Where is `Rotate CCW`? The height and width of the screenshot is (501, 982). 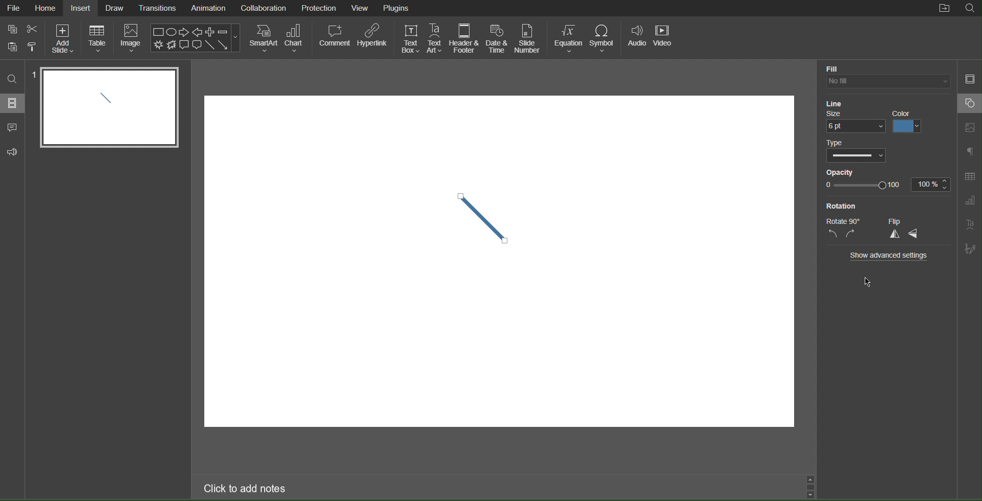 Rotate CCW is located at coordinates (833, 234).